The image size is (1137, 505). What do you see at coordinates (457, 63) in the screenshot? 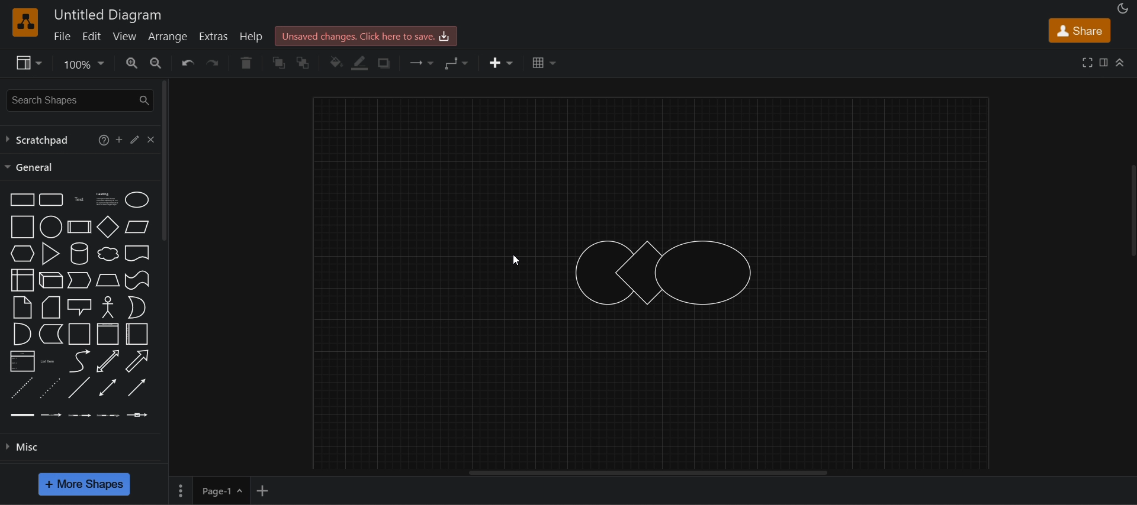
I see `waypoints` at bounding box center [457, 63].